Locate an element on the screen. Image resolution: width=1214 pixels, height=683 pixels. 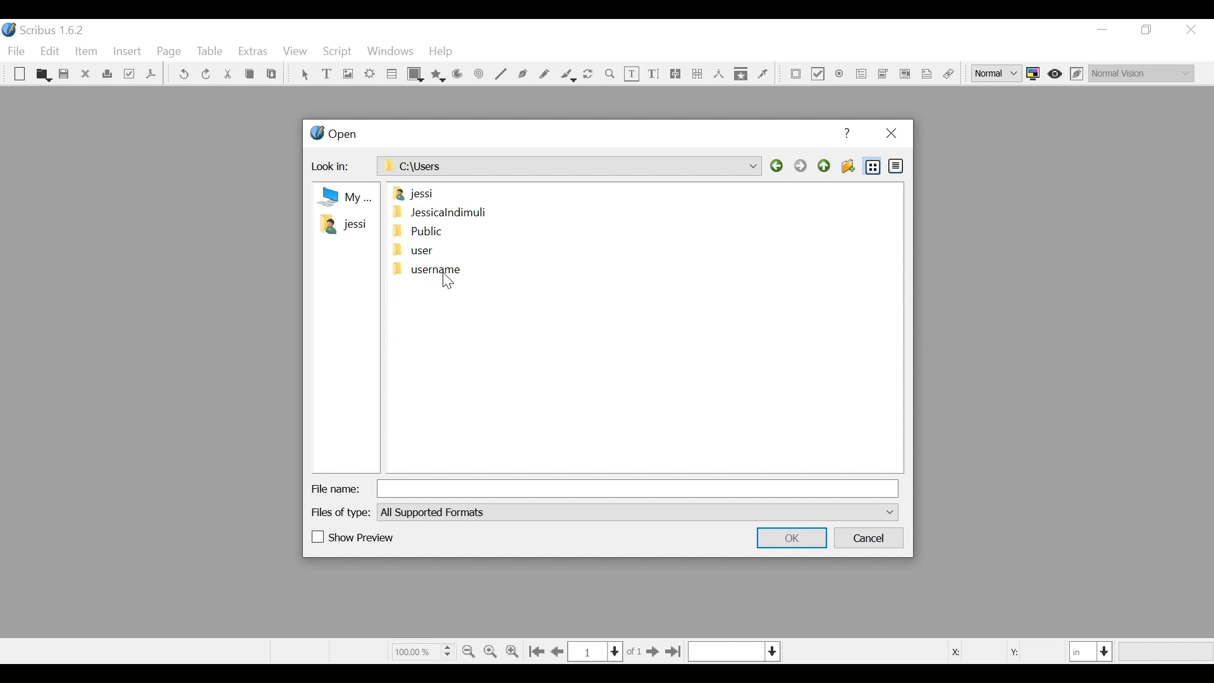
Open is located at coordinates (333, 135).